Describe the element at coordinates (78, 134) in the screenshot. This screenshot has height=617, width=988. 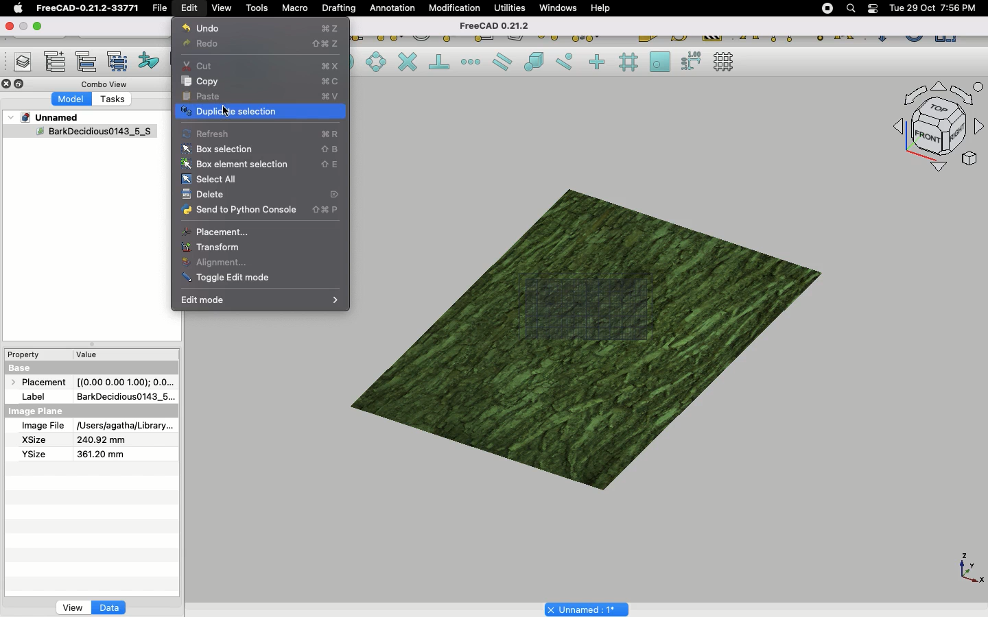
I see `Object selected` at that location.